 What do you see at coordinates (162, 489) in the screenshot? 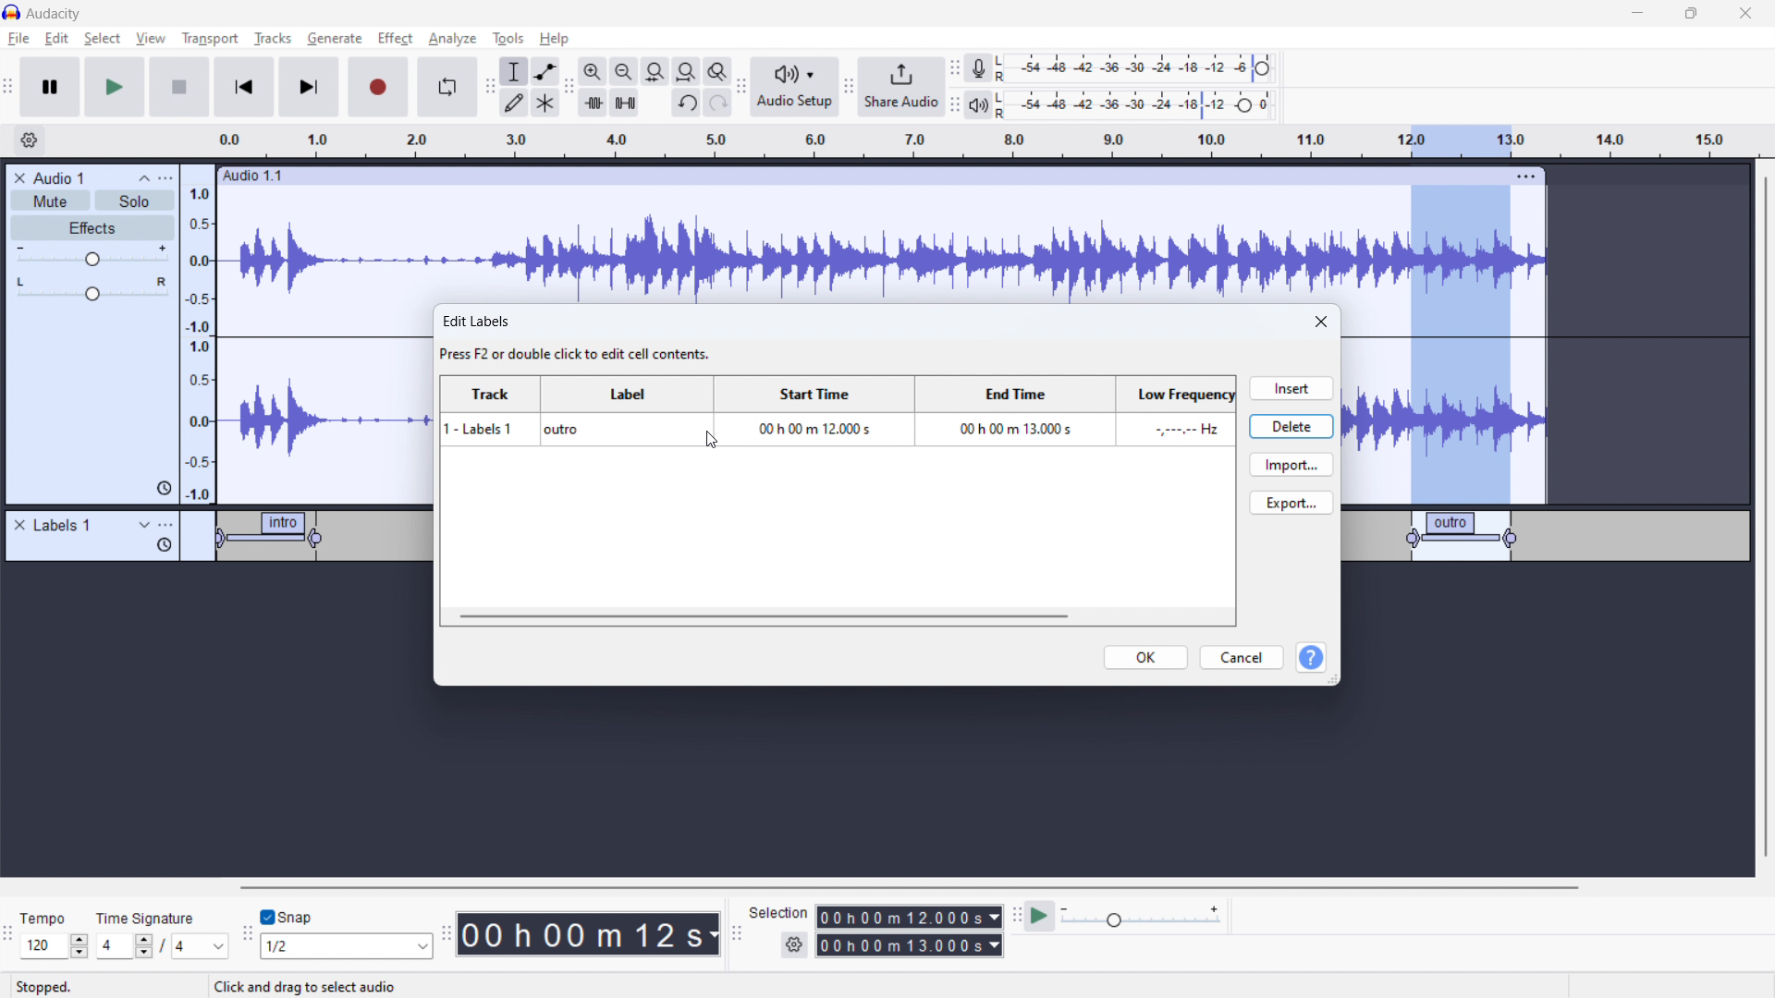
I see `history` at bounding box center [162, 489].